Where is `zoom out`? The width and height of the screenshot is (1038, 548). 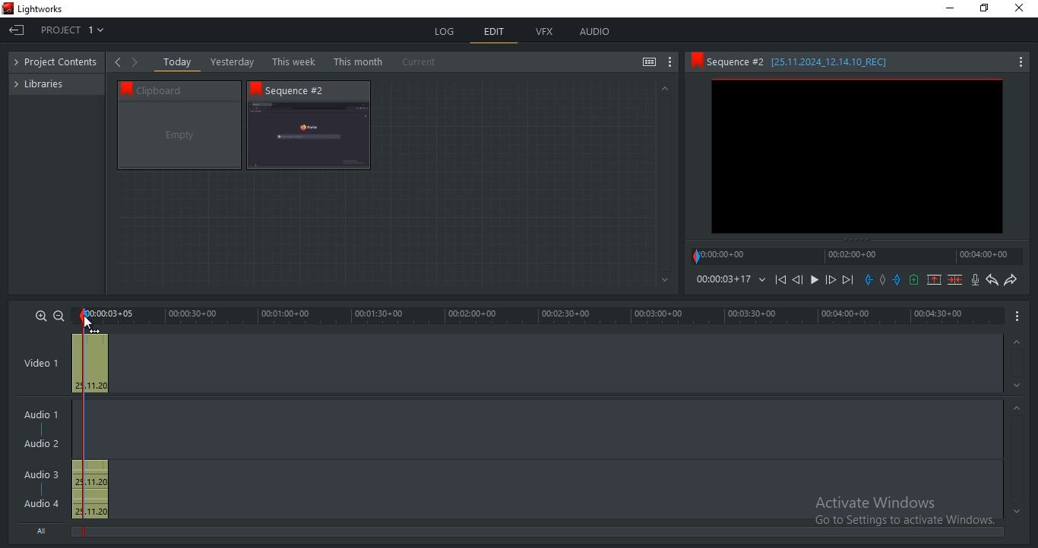 zoom out is located at coordinates (59, 316).